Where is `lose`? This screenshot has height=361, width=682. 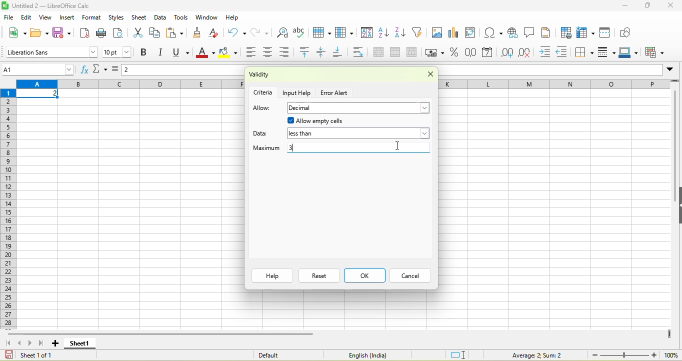 lose is located at coordinates (427, 75).